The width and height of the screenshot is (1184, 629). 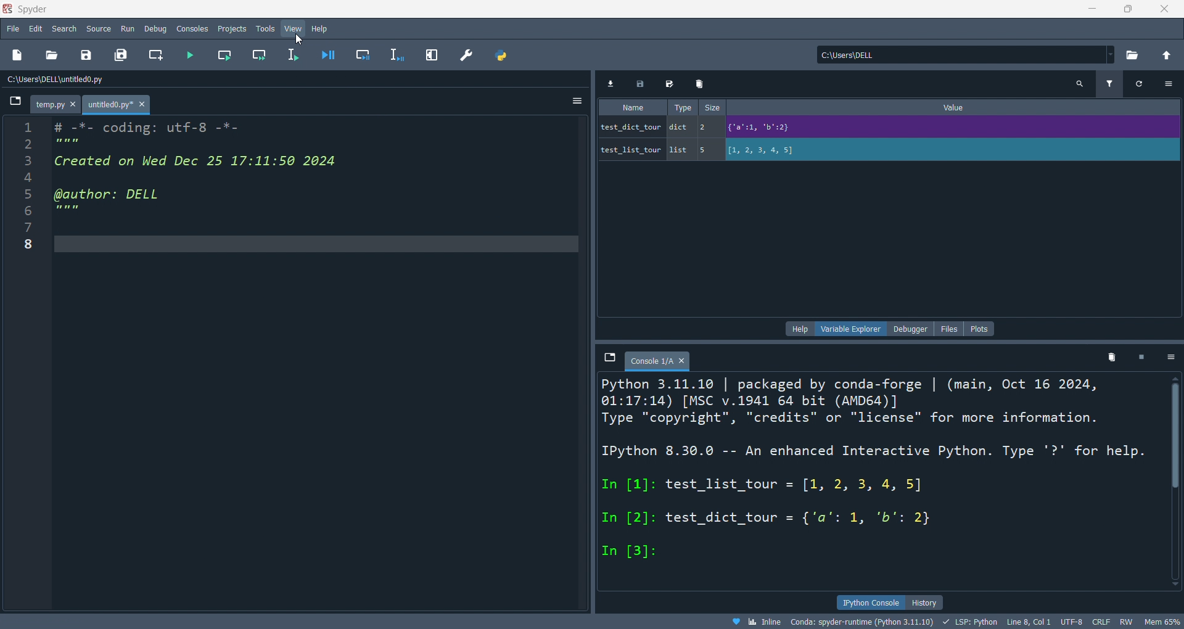 I want to click on help, so click(x=799, y=328).